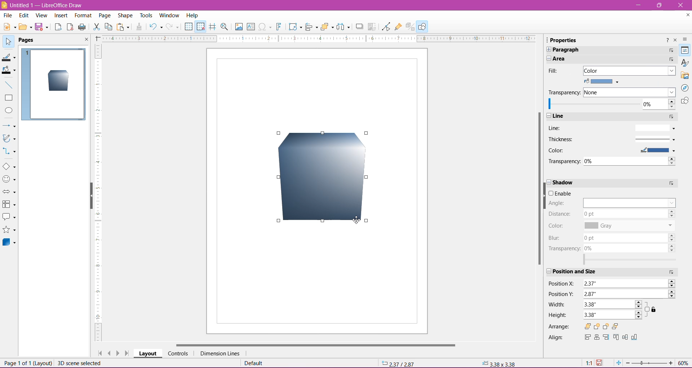 Image resolution: width=692 pixels, height=368 pixels. I want to click on Arrange, so click(559, 327).